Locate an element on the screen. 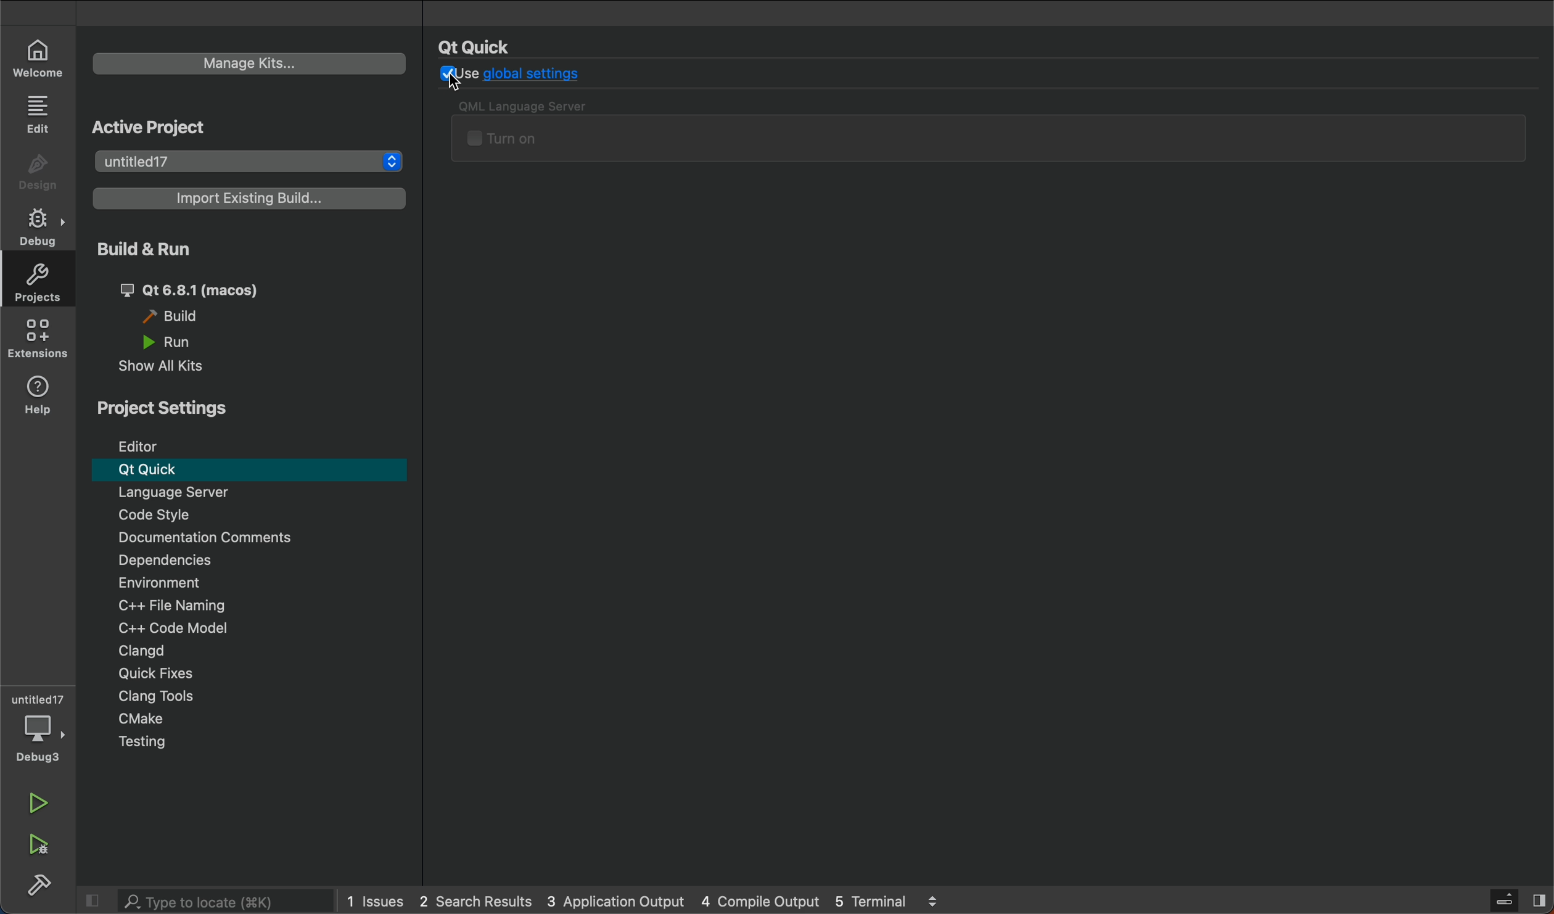 This screenshot has width=1554, height=914. Qt Quick is located at coordinates (479, 46).